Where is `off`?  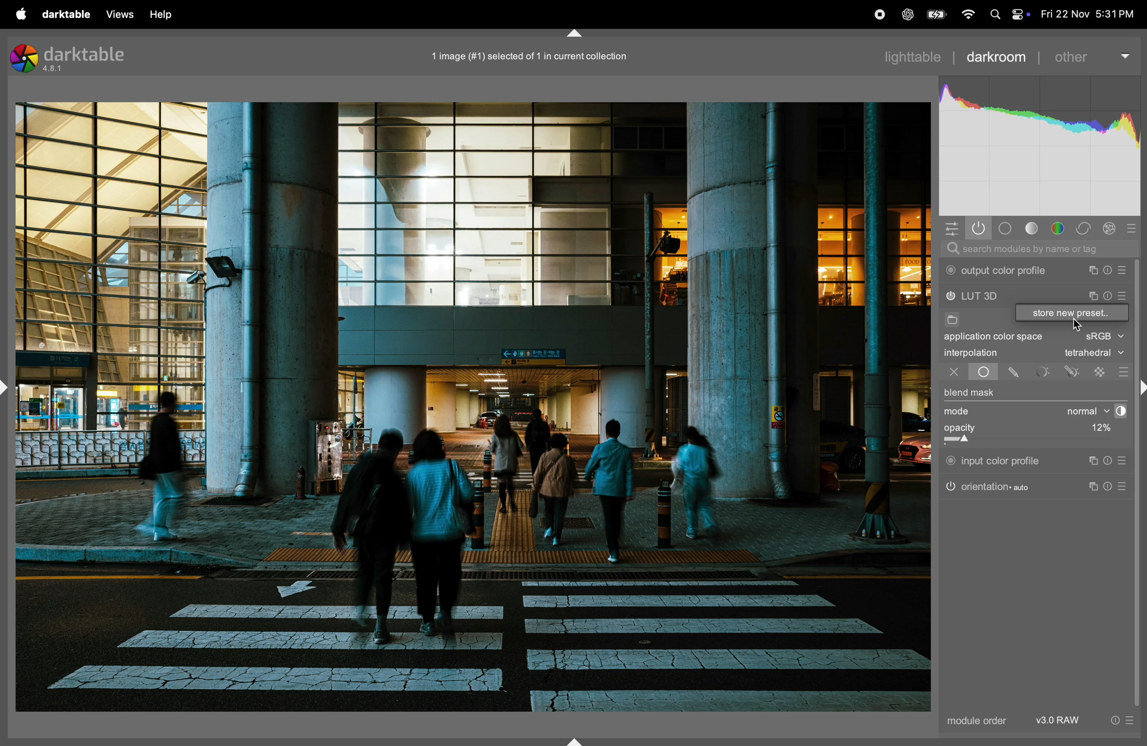 off is located at coordinates (954, 373).